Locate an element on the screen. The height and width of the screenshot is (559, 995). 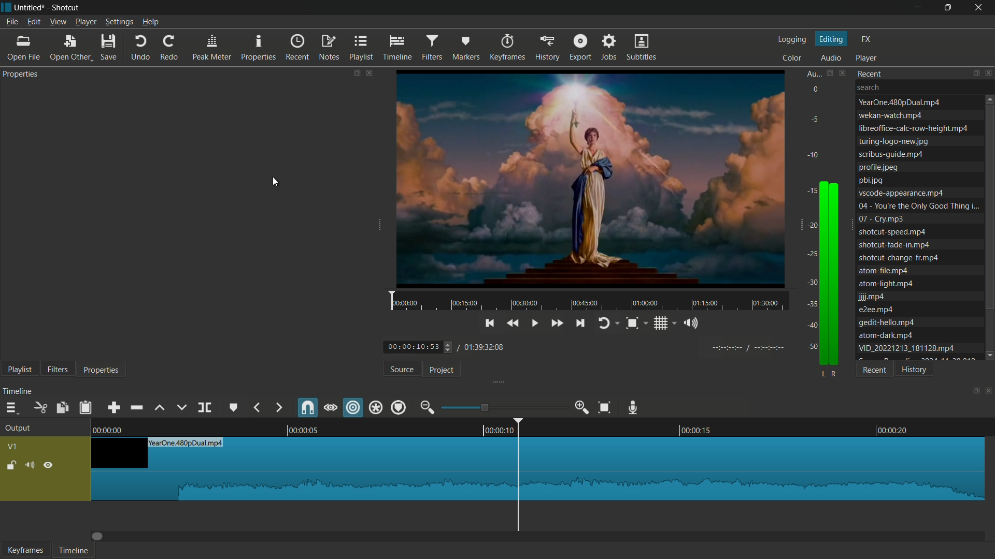
minimize is located at coordinates (920, 7).